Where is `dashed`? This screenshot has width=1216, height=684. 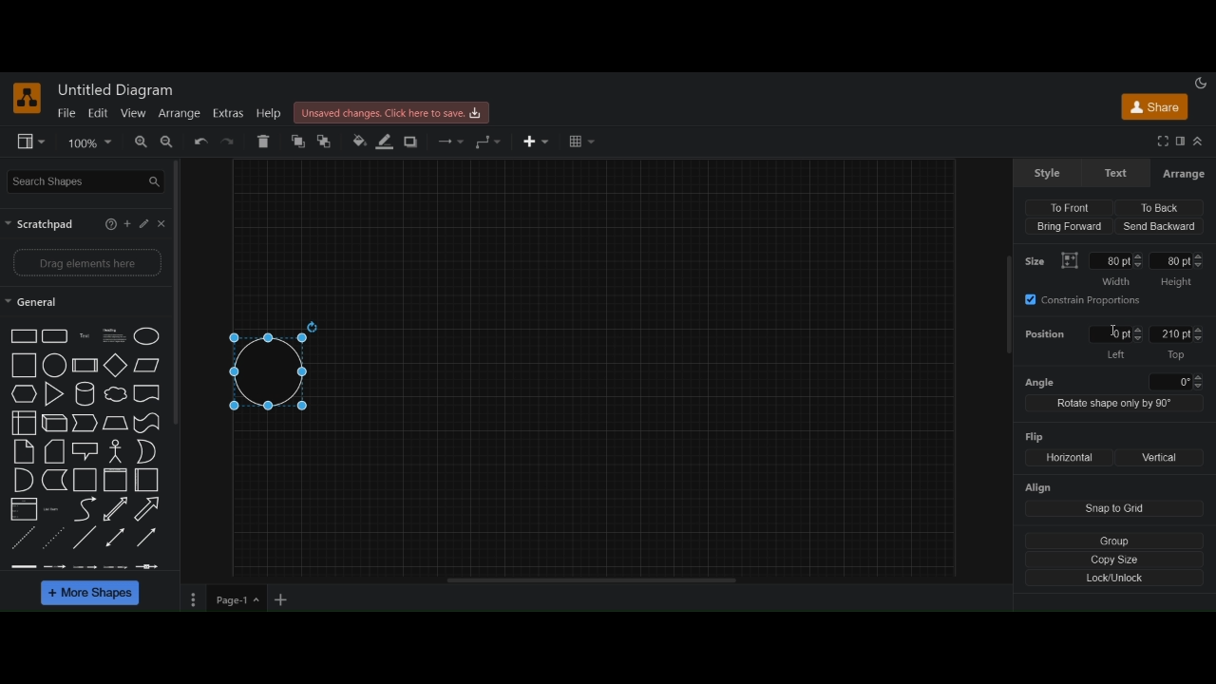
dashed is located at coordinates (83, 566).